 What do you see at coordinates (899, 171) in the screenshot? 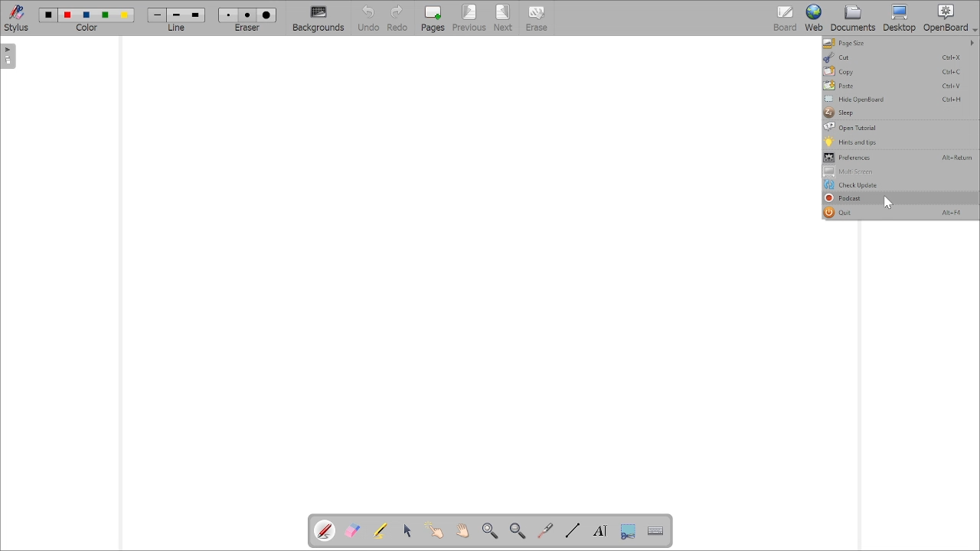
I see `Multiscreen` at bounding box center [899, 171].